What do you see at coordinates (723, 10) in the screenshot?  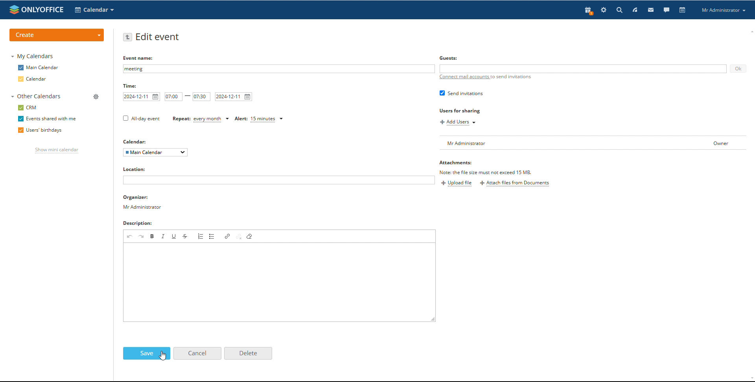 I see `profile` at bounding box center [723, 10].